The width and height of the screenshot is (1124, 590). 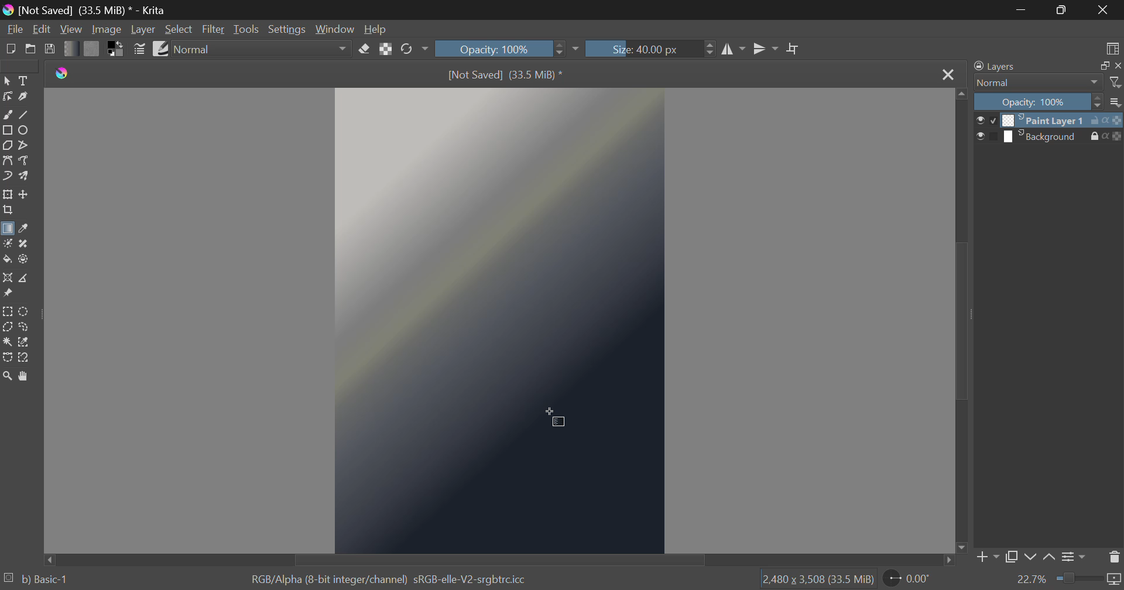 What do you see at coordinates (23, 358) in the screenshot?
I see `Magnetic Selection` at bounding box center [23, 358].